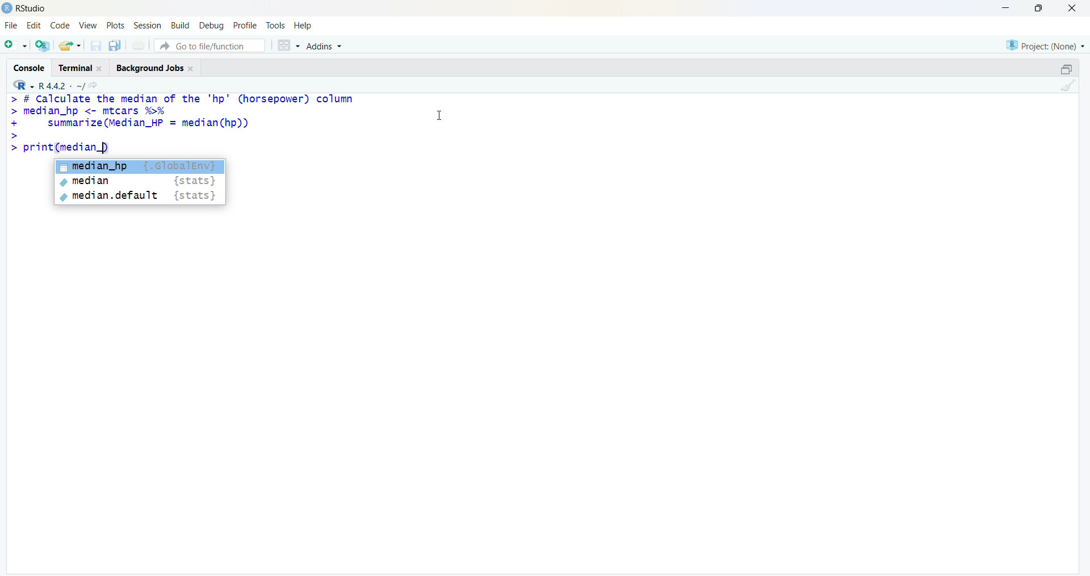  Describe the element at coordinates (93, 86) in the screenshot. I see `share icon` at that location.